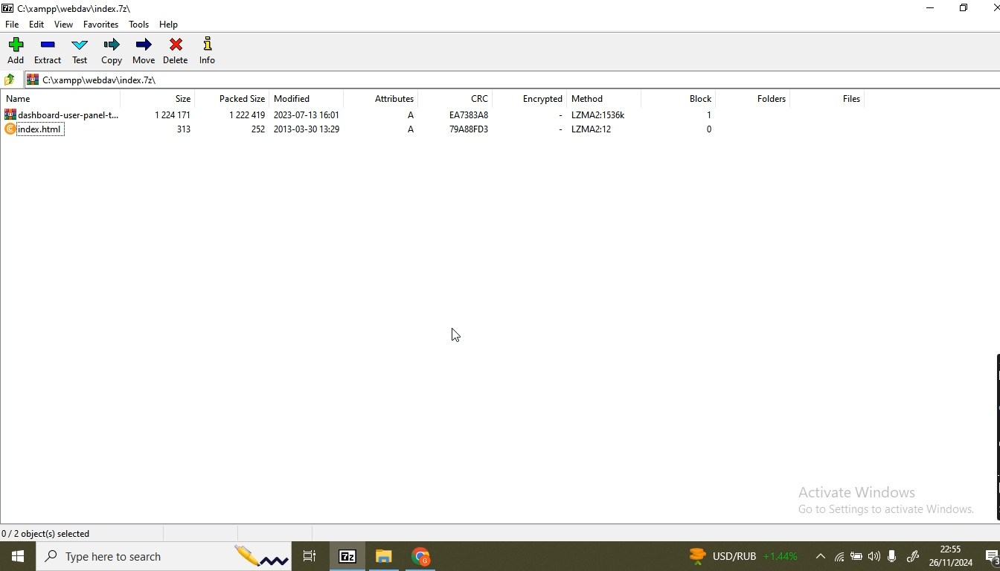 The width and height of the screenshot is (1000, 571). Describe the element at coordinates (71, 114) in the screenshot. I see `dashboard_user_panel_template` at that location.